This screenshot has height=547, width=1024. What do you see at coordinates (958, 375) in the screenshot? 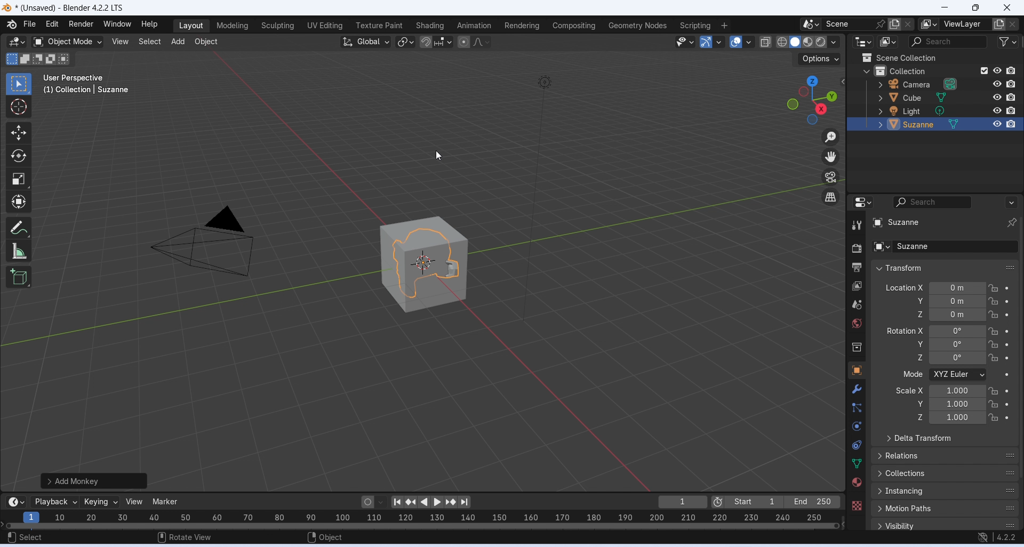
I see `mode selection` at bounding box center [958, 375].